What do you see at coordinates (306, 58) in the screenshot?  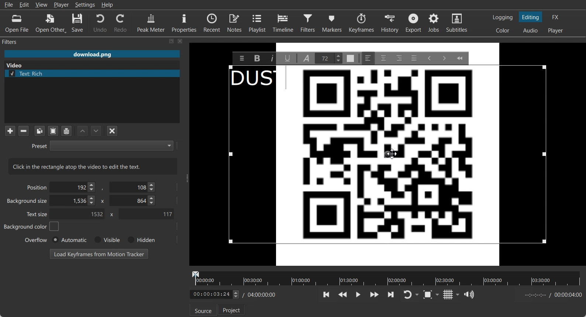 I see `Font` at bounding box center [306, 58].